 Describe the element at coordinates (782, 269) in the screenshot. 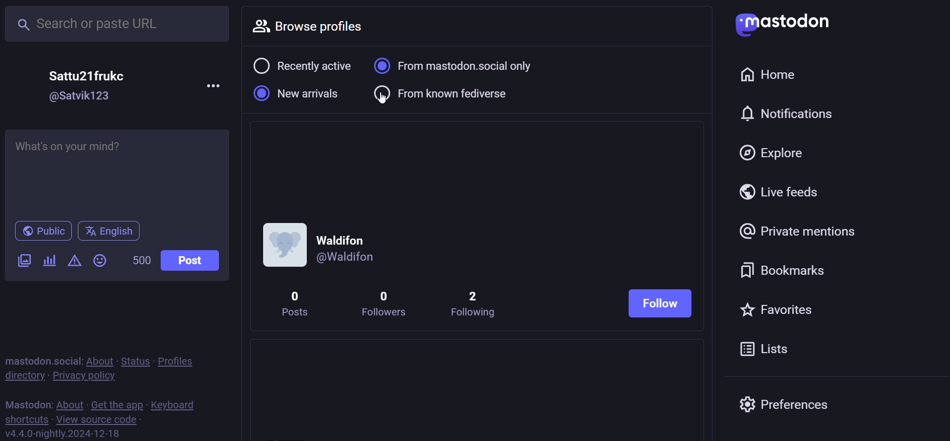

I see `bookmark` at that location.